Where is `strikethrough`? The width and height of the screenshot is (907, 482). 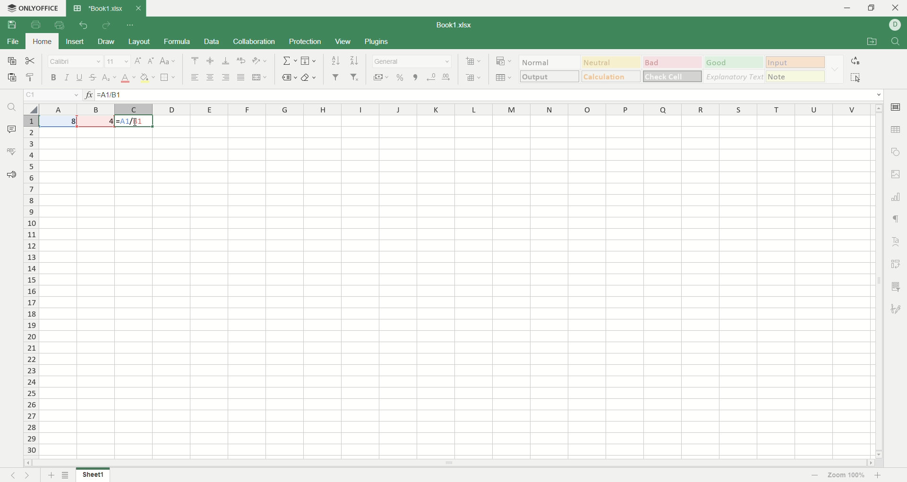
strikethrough is located at coordinates (94, 77).